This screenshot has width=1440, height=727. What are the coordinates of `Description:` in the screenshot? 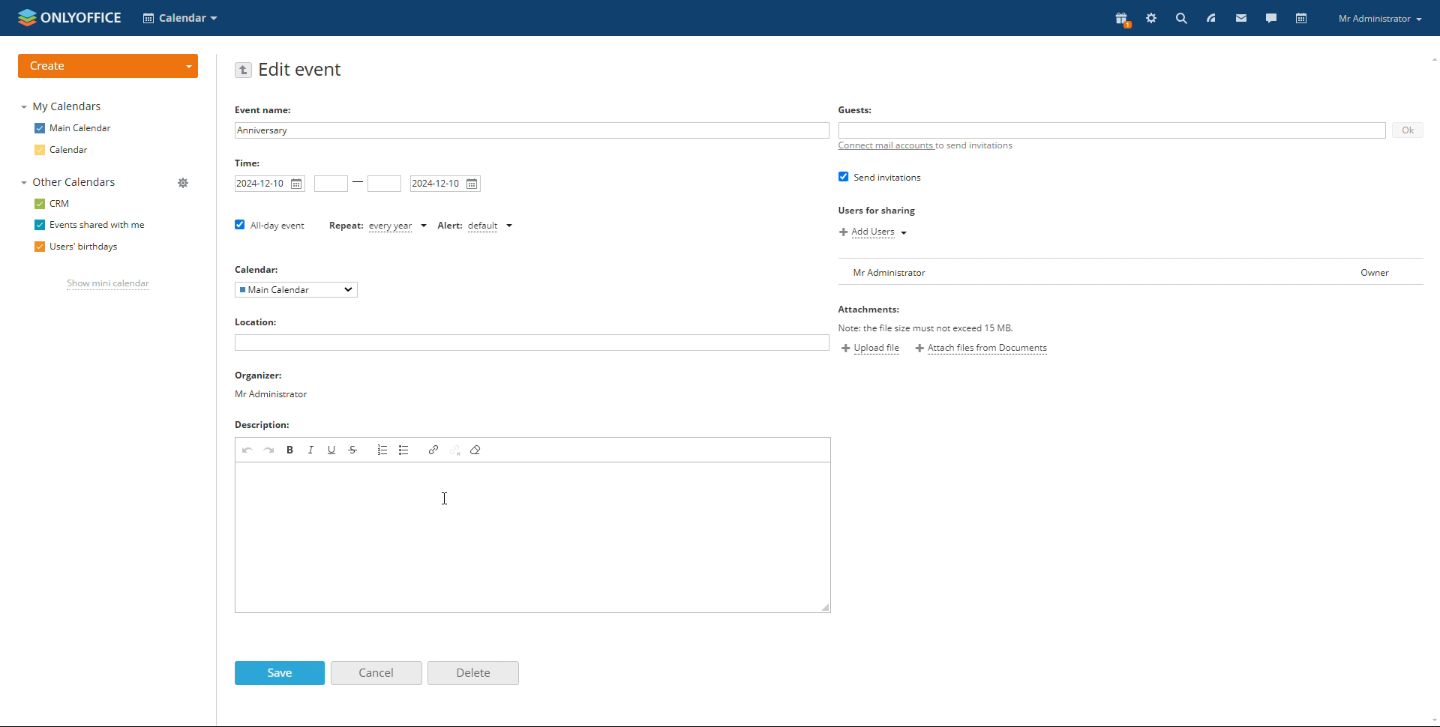 It's located at (265, 425).